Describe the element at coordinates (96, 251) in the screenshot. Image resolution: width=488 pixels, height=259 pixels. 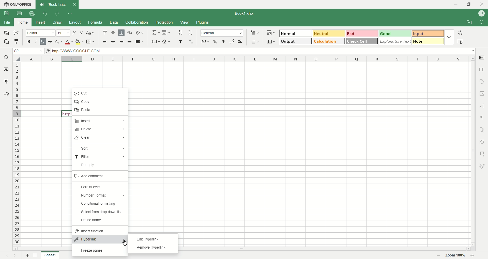
I see `freeze panes` at that location.